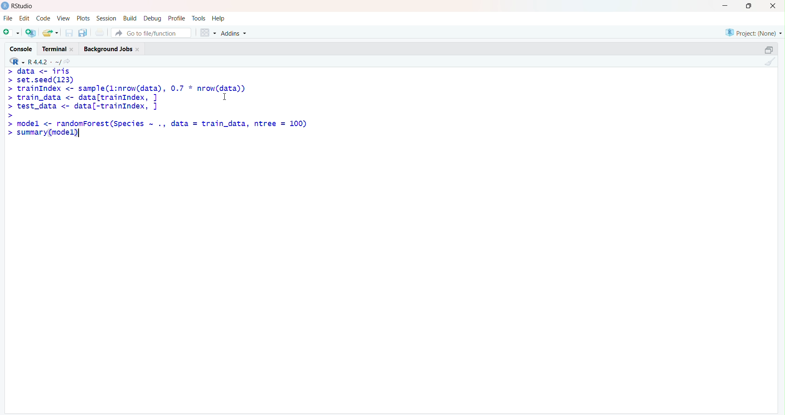 This screenshot has width=785, height=415. Describe the element at coordinates (49, 134) in the screenshot. I see `Summary (model)` at that location.